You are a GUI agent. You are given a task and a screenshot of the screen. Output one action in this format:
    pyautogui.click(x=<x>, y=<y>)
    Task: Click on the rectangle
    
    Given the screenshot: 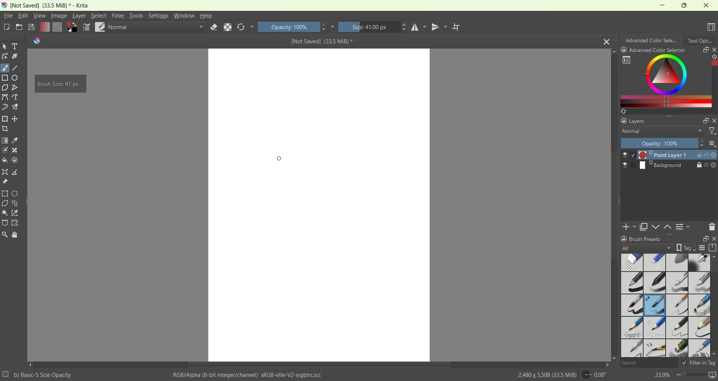 What is the action you would take?
    pyautogui.click(x=5, y=78)
    